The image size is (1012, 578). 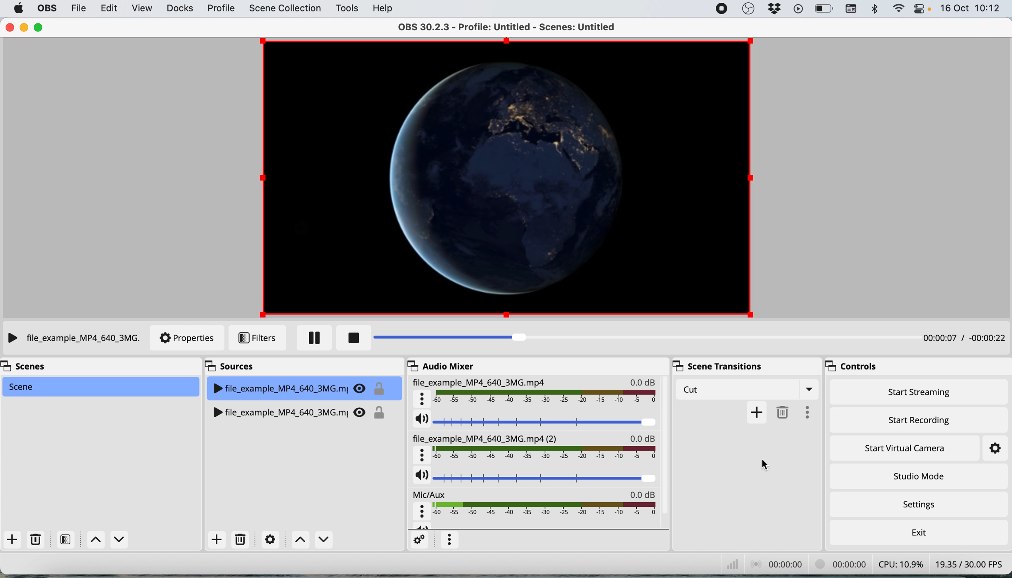 What do you see at coordinates (36, 539) in the screenshot?
I see `delete scene` at bounding box center [36, 539].